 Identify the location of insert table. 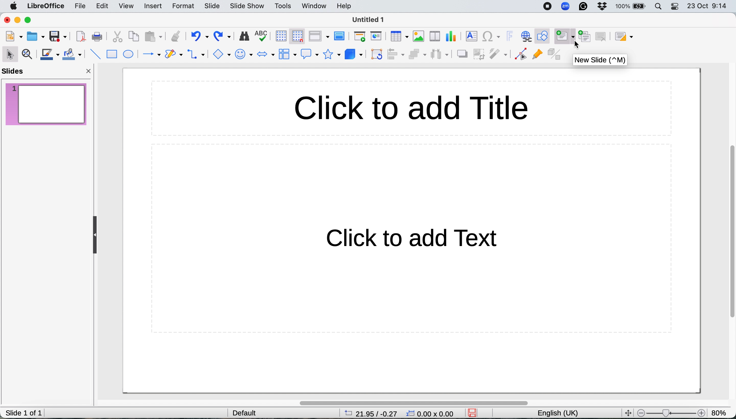
(400, 37).